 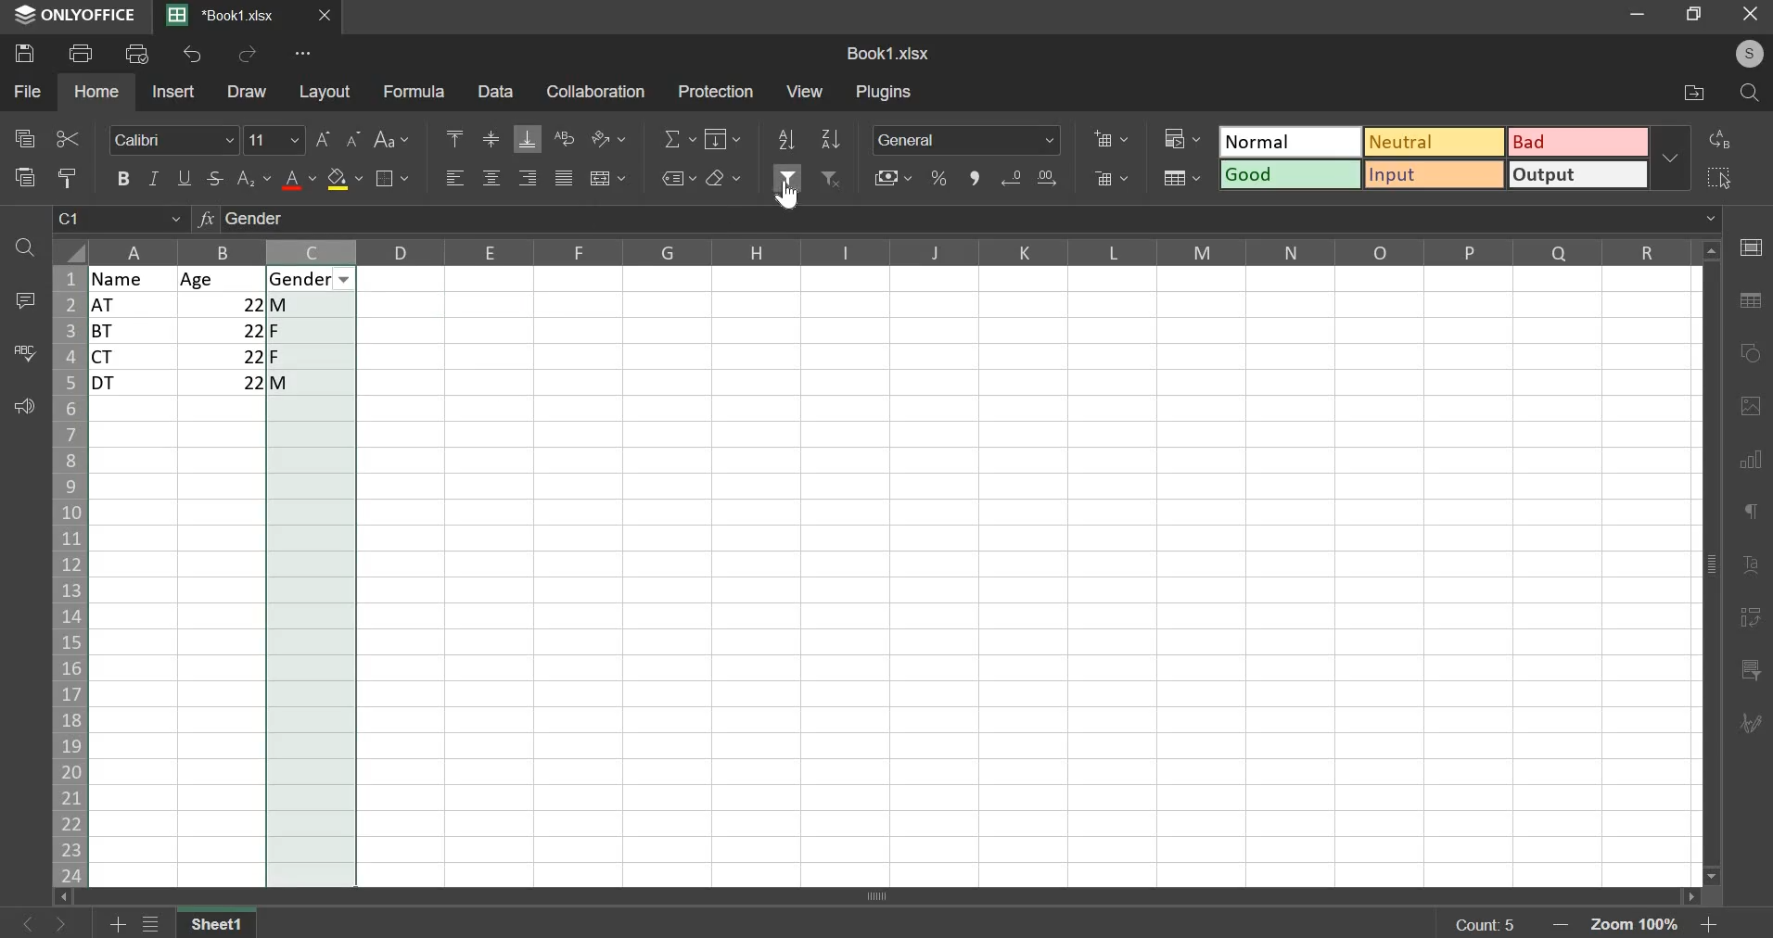 I want to click on print preview, so click(x=137, y=52).